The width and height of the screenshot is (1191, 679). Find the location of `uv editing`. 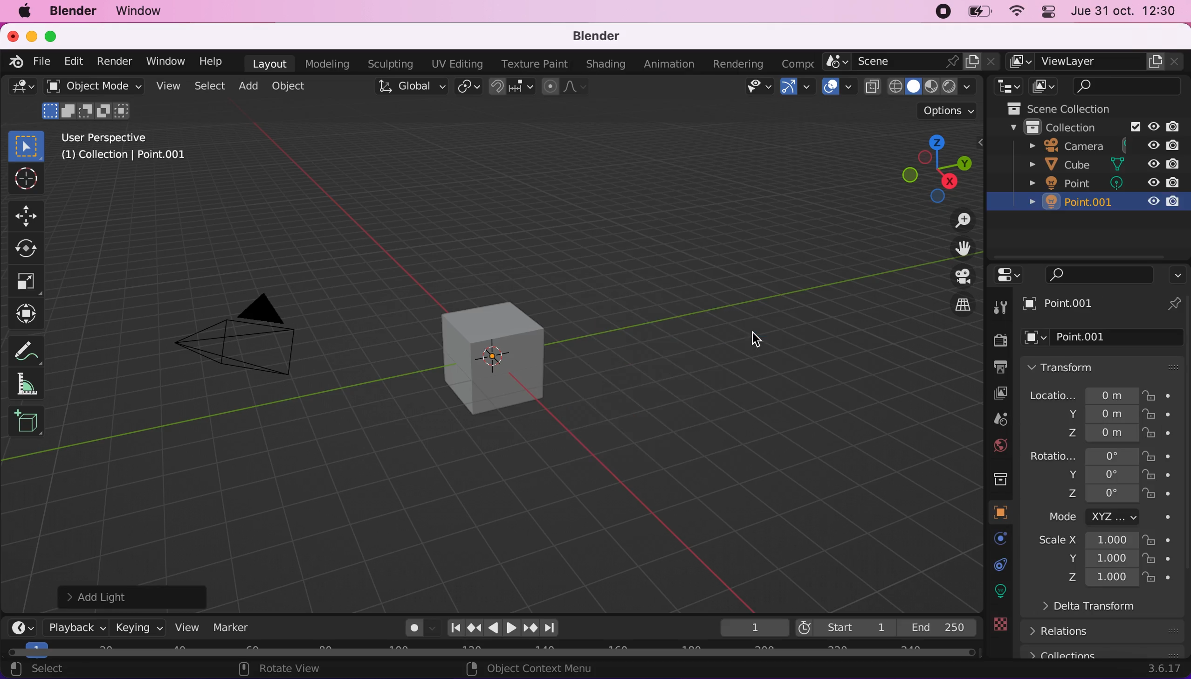

uv editing is located at coordinates (458, 65).